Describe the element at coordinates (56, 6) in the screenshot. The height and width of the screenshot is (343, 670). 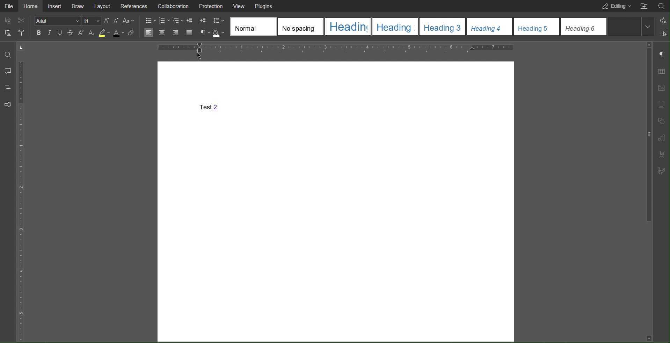
I see `Insert` at that location.